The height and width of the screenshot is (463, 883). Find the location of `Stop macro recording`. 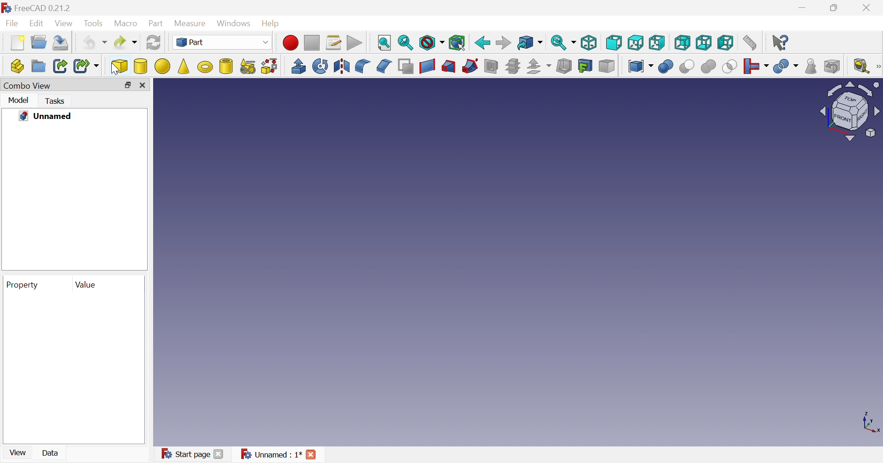

Stop macro recording is located at coordinates (311, 42).